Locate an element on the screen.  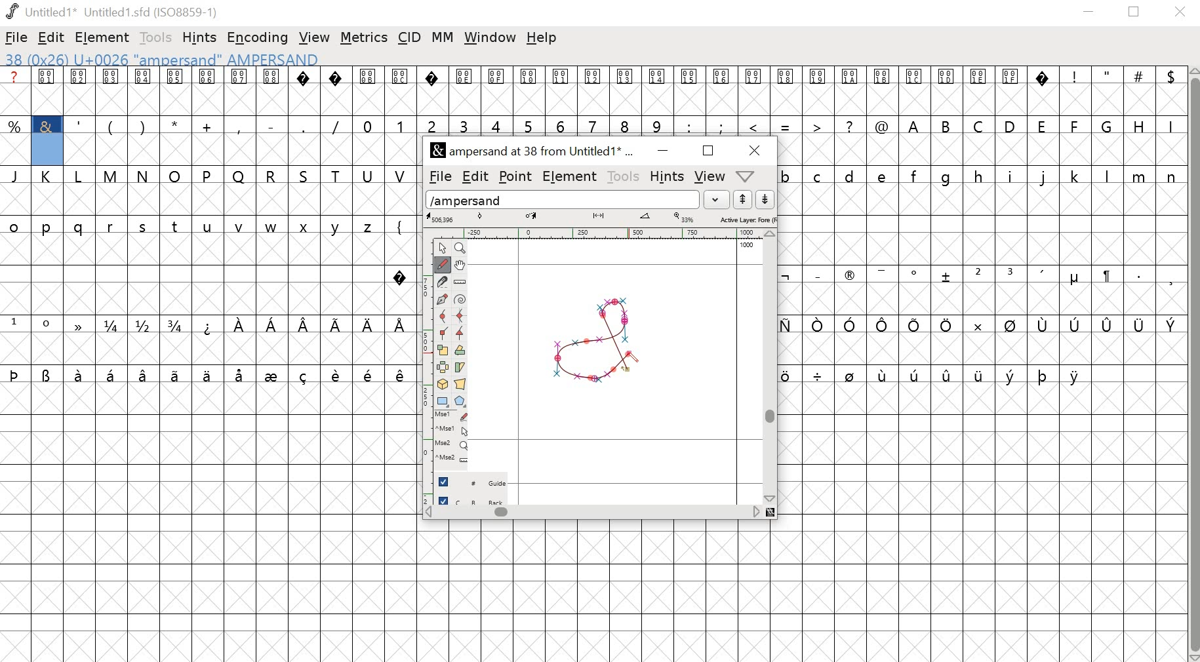
1/4 is located at coordinates (113, 326).